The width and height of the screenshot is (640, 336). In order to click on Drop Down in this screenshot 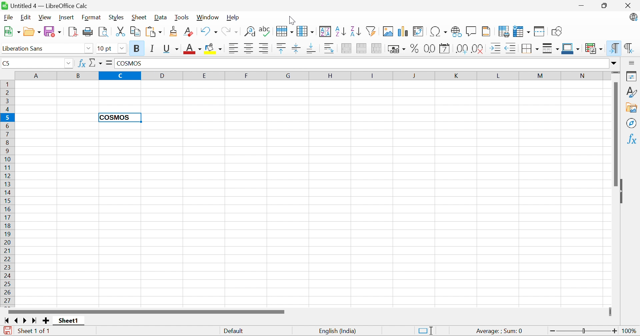, I will do `click(615, 64)`.